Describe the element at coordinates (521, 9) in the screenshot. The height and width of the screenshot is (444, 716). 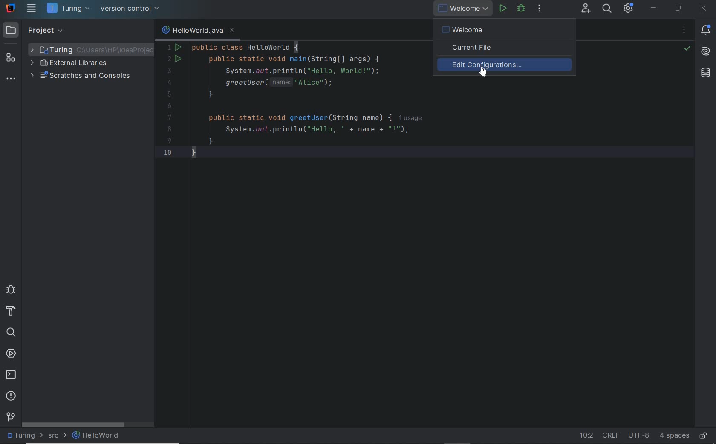
I see `debug` at that location.